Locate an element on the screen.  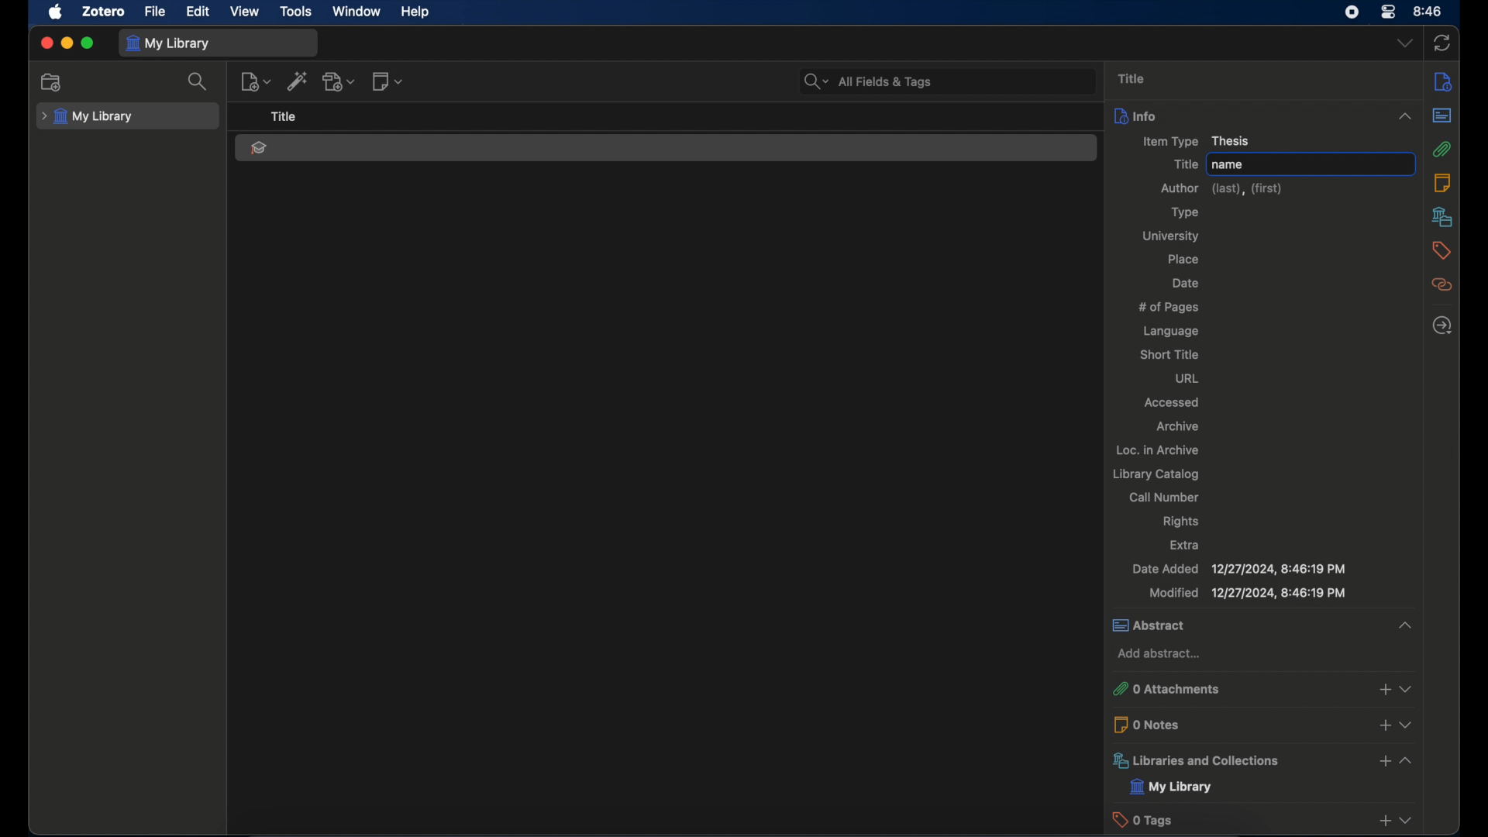
title is located at coordinates (283, 117).